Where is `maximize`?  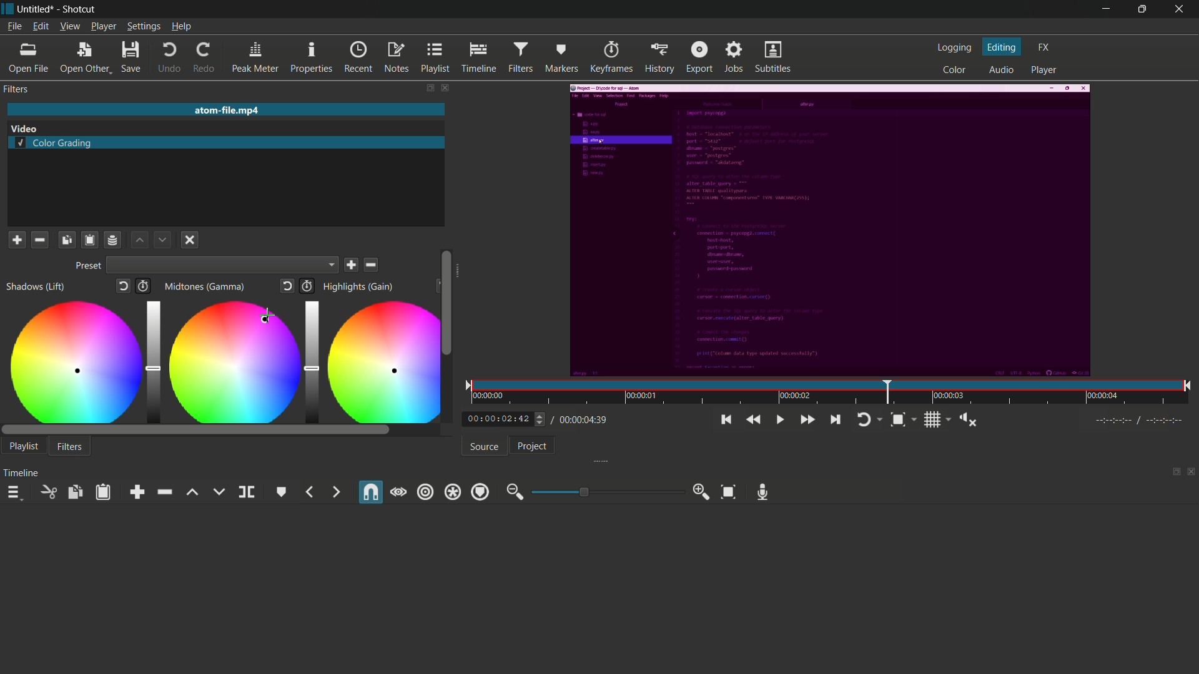
maximize is located at coordinates (1141, 9).